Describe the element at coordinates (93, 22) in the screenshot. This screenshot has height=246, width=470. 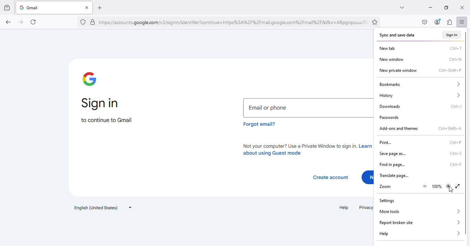
I see `verified by: google trust services` at that location.